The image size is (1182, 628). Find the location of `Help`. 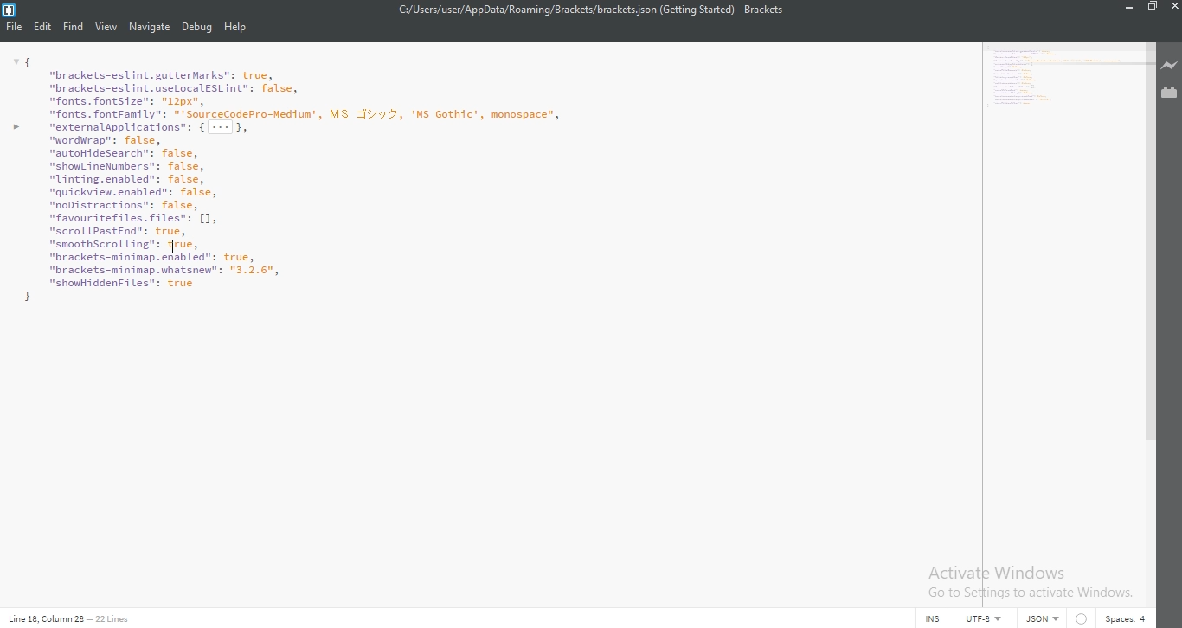

Help is located at coordinates (237, 29).